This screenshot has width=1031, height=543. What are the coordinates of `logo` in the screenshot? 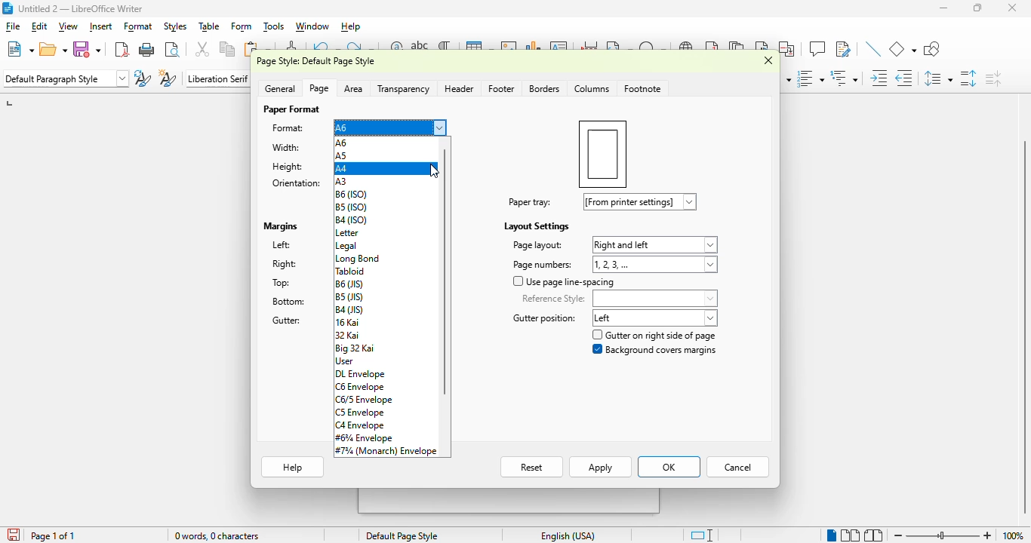 It's located at (8, 8).